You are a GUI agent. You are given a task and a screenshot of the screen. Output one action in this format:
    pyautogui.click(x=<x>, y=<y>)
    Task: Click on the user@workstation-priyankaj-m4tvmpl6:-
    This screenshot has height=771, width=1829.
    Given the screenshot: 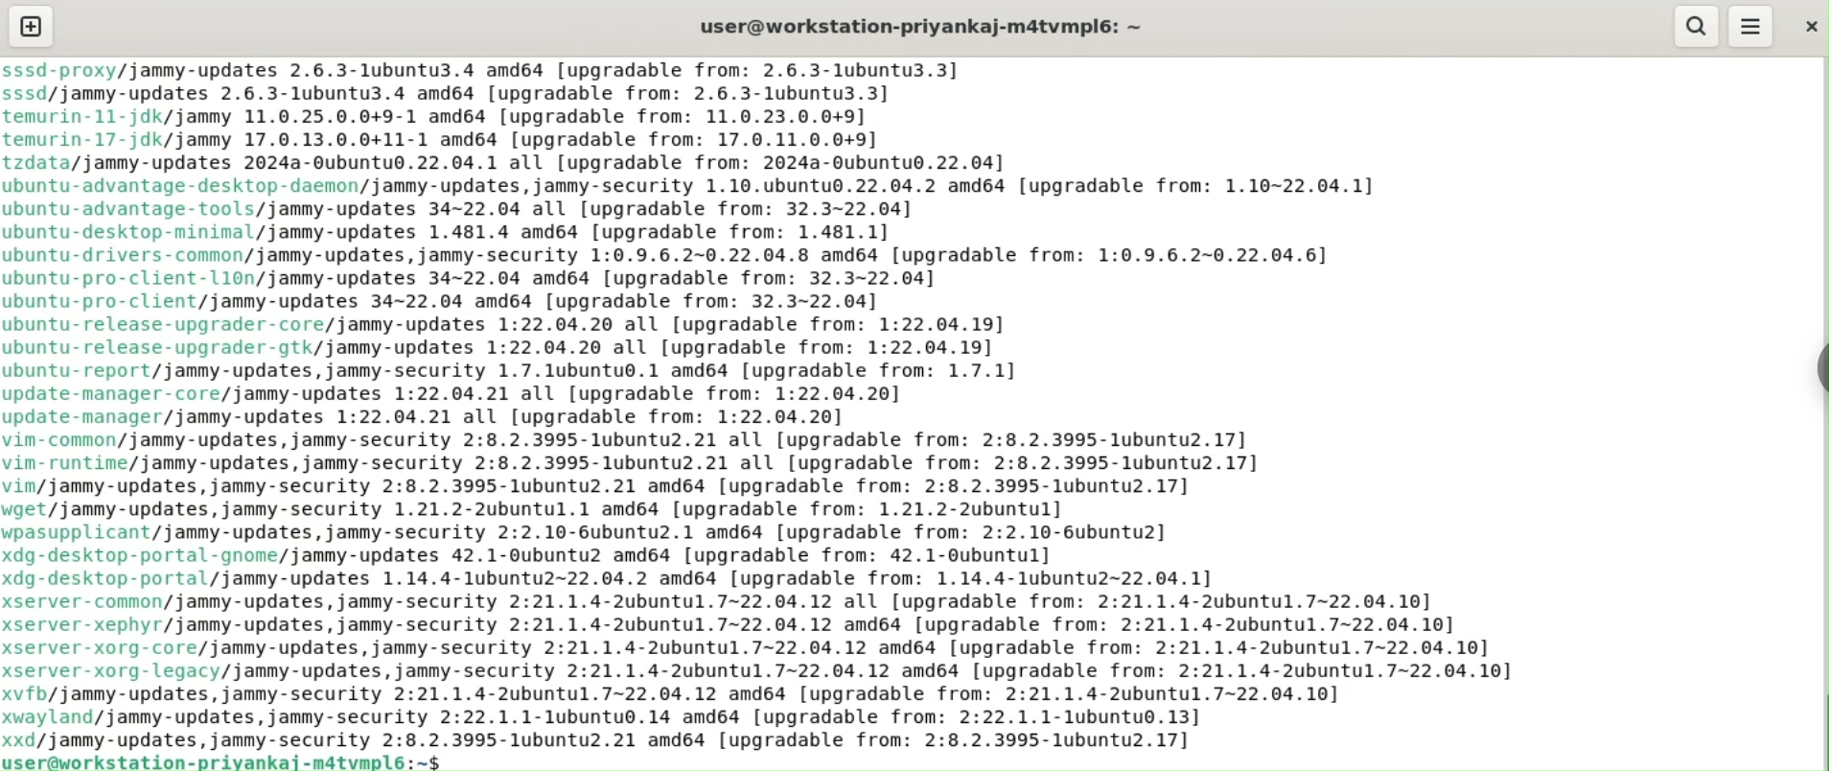 What is the action you would take?
    pyautogui.click(x=928, y=27)
    